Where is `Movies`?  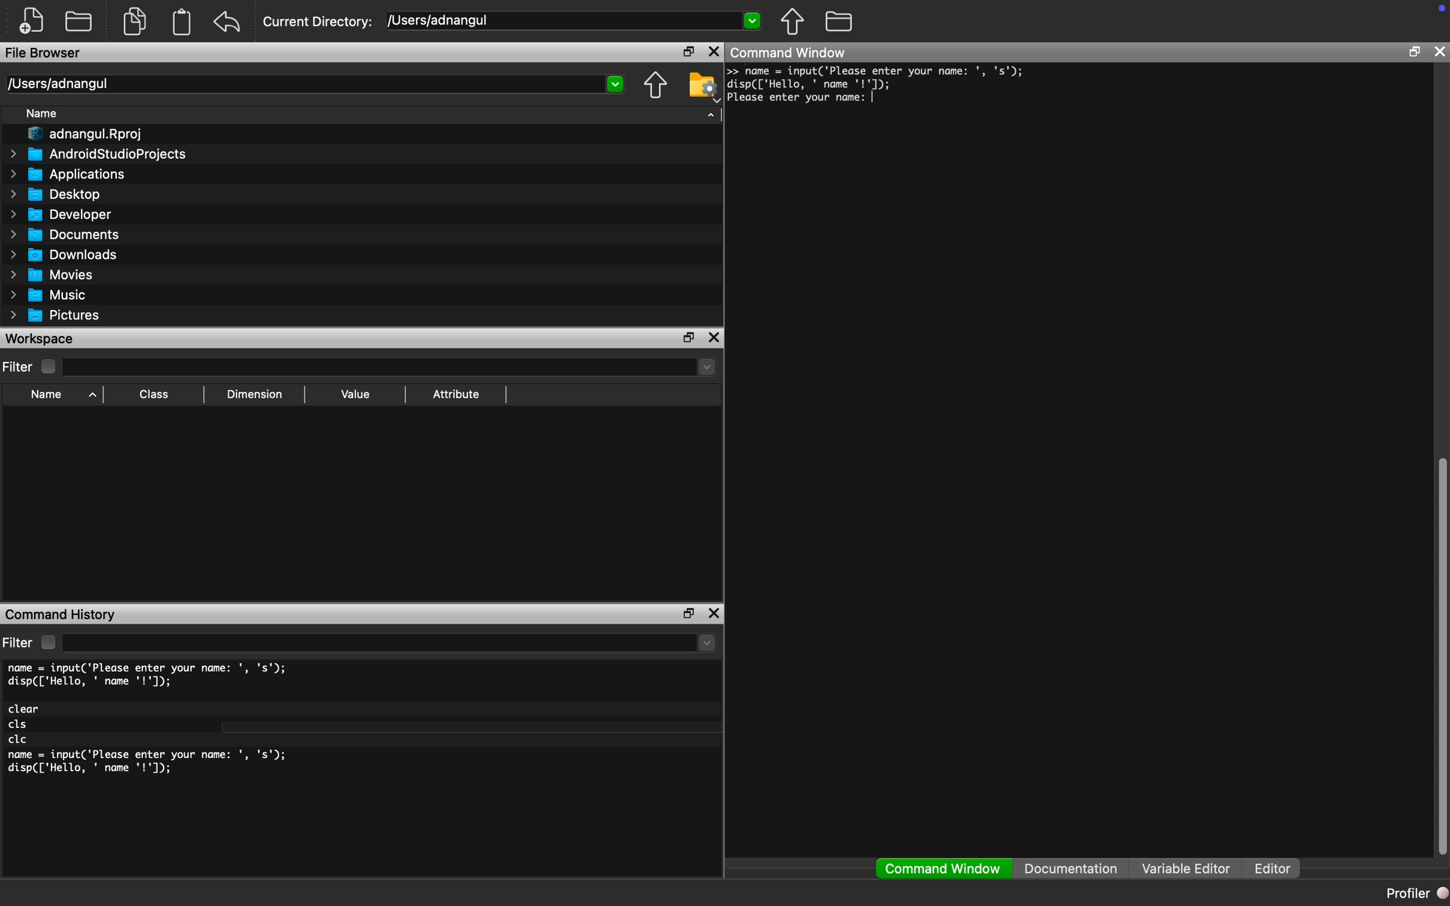 Movies is located at coordinates (49, 274).